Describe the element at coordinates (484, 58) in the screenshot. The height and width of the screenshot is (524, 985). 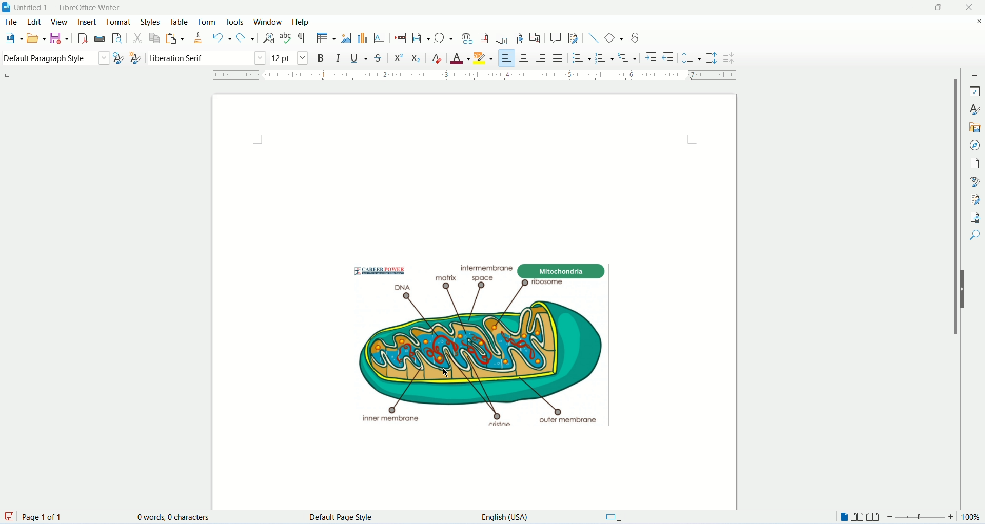
I see `text highlighting` at that location.